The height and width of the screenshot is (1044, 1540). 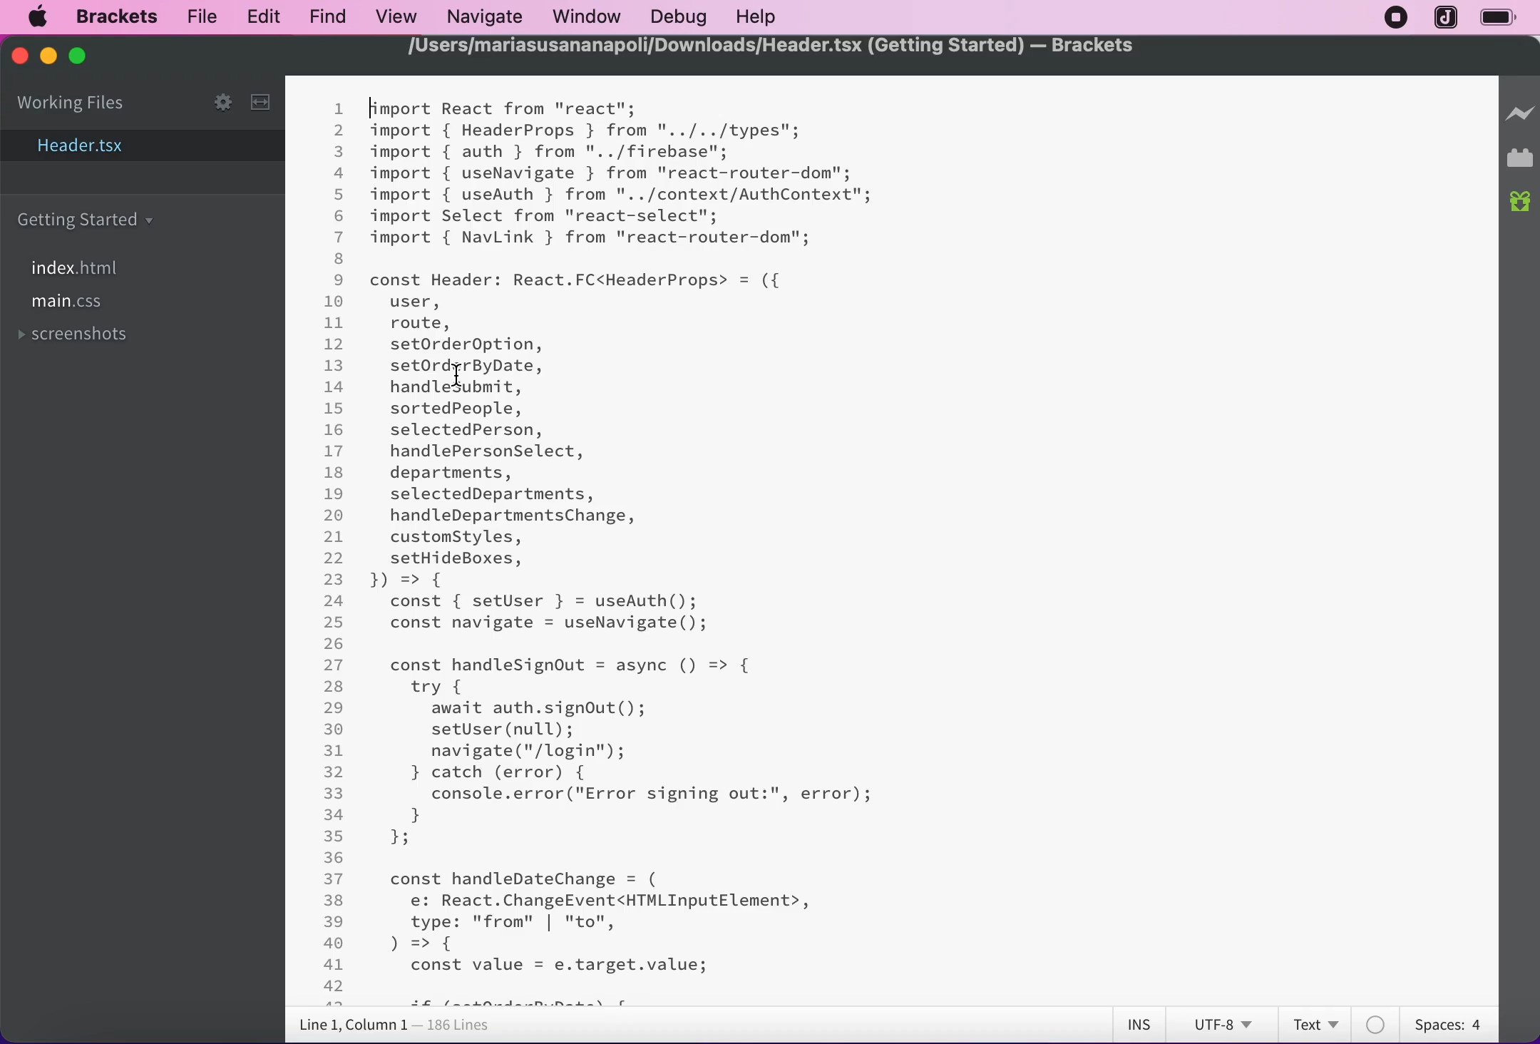 I want to click on color, so click(x=1380, y=1026).